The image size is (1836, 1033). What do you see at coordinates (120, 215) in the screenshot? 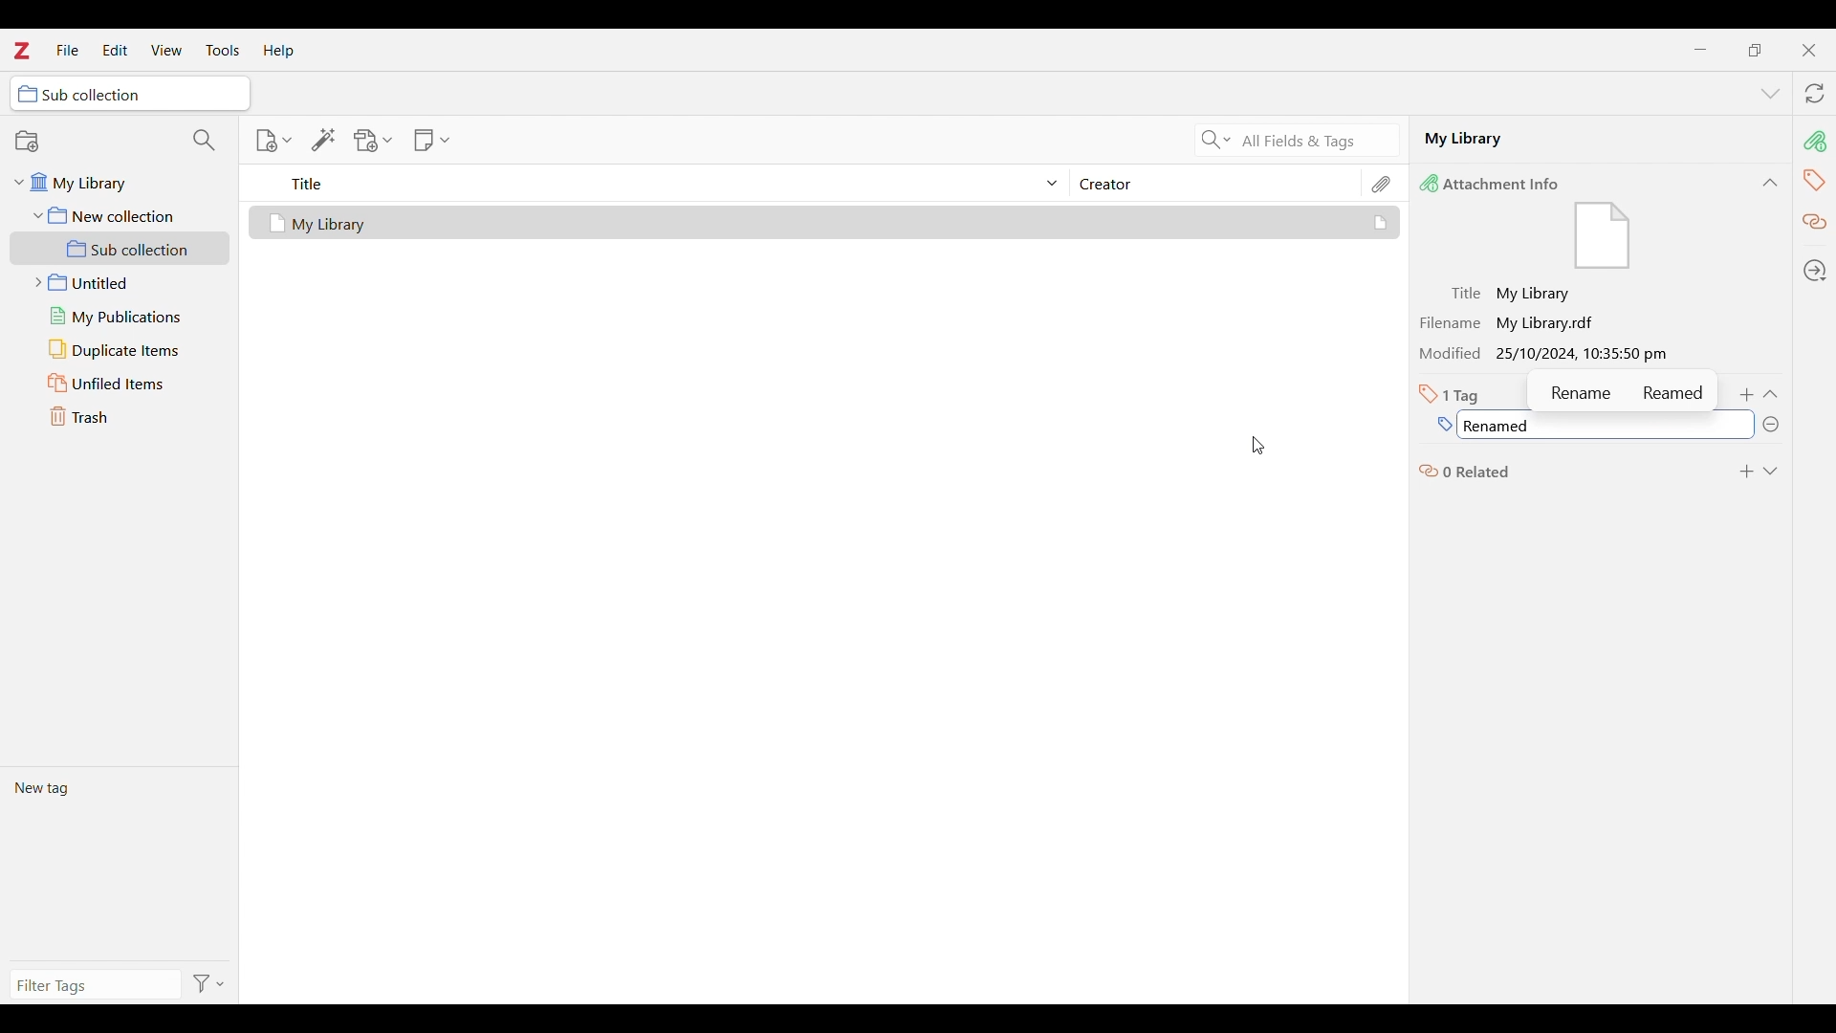
I see `New collection folder` at bounding box center [120, 215].